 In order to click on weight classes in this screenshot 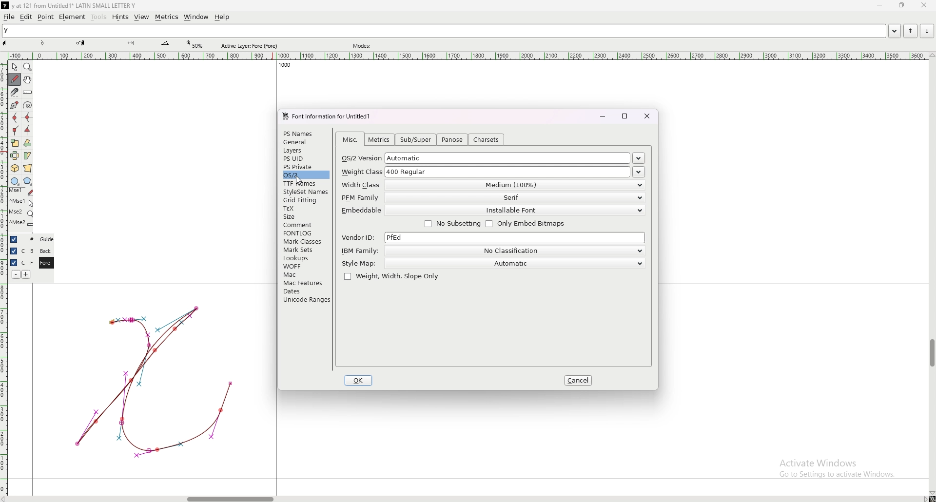, I will do `click(639, 172)`.